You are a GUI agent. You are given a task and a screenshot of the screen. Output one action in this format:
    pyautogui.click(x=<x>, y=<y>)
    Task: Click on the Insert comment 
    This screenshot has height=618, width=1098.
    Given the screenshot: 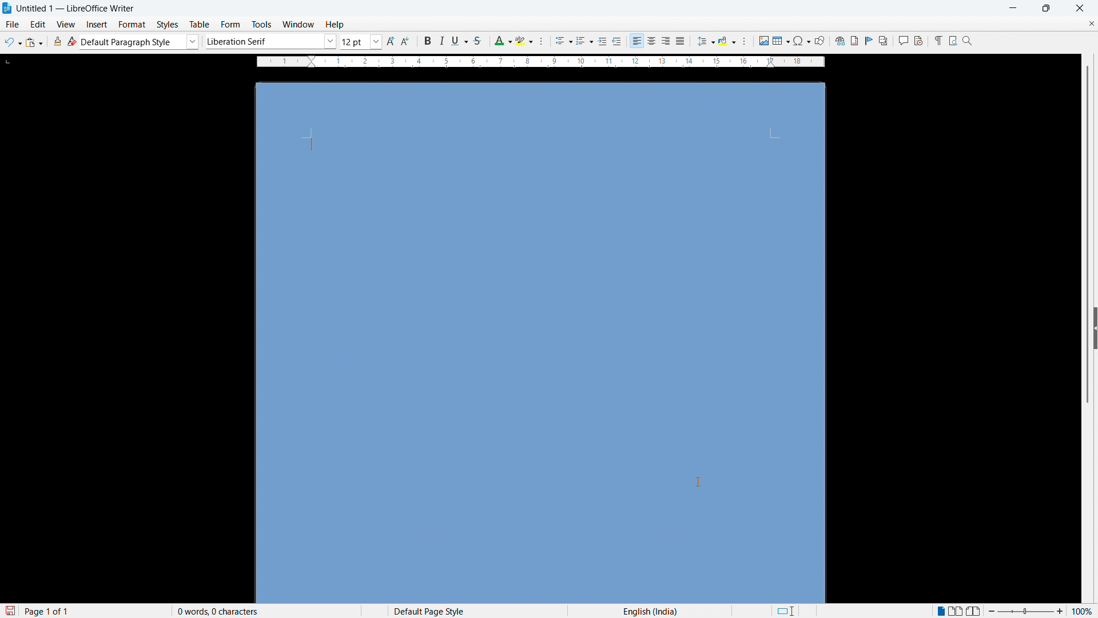 What is the action you would take?
    pyautogui.click(x=902, y=41)
    